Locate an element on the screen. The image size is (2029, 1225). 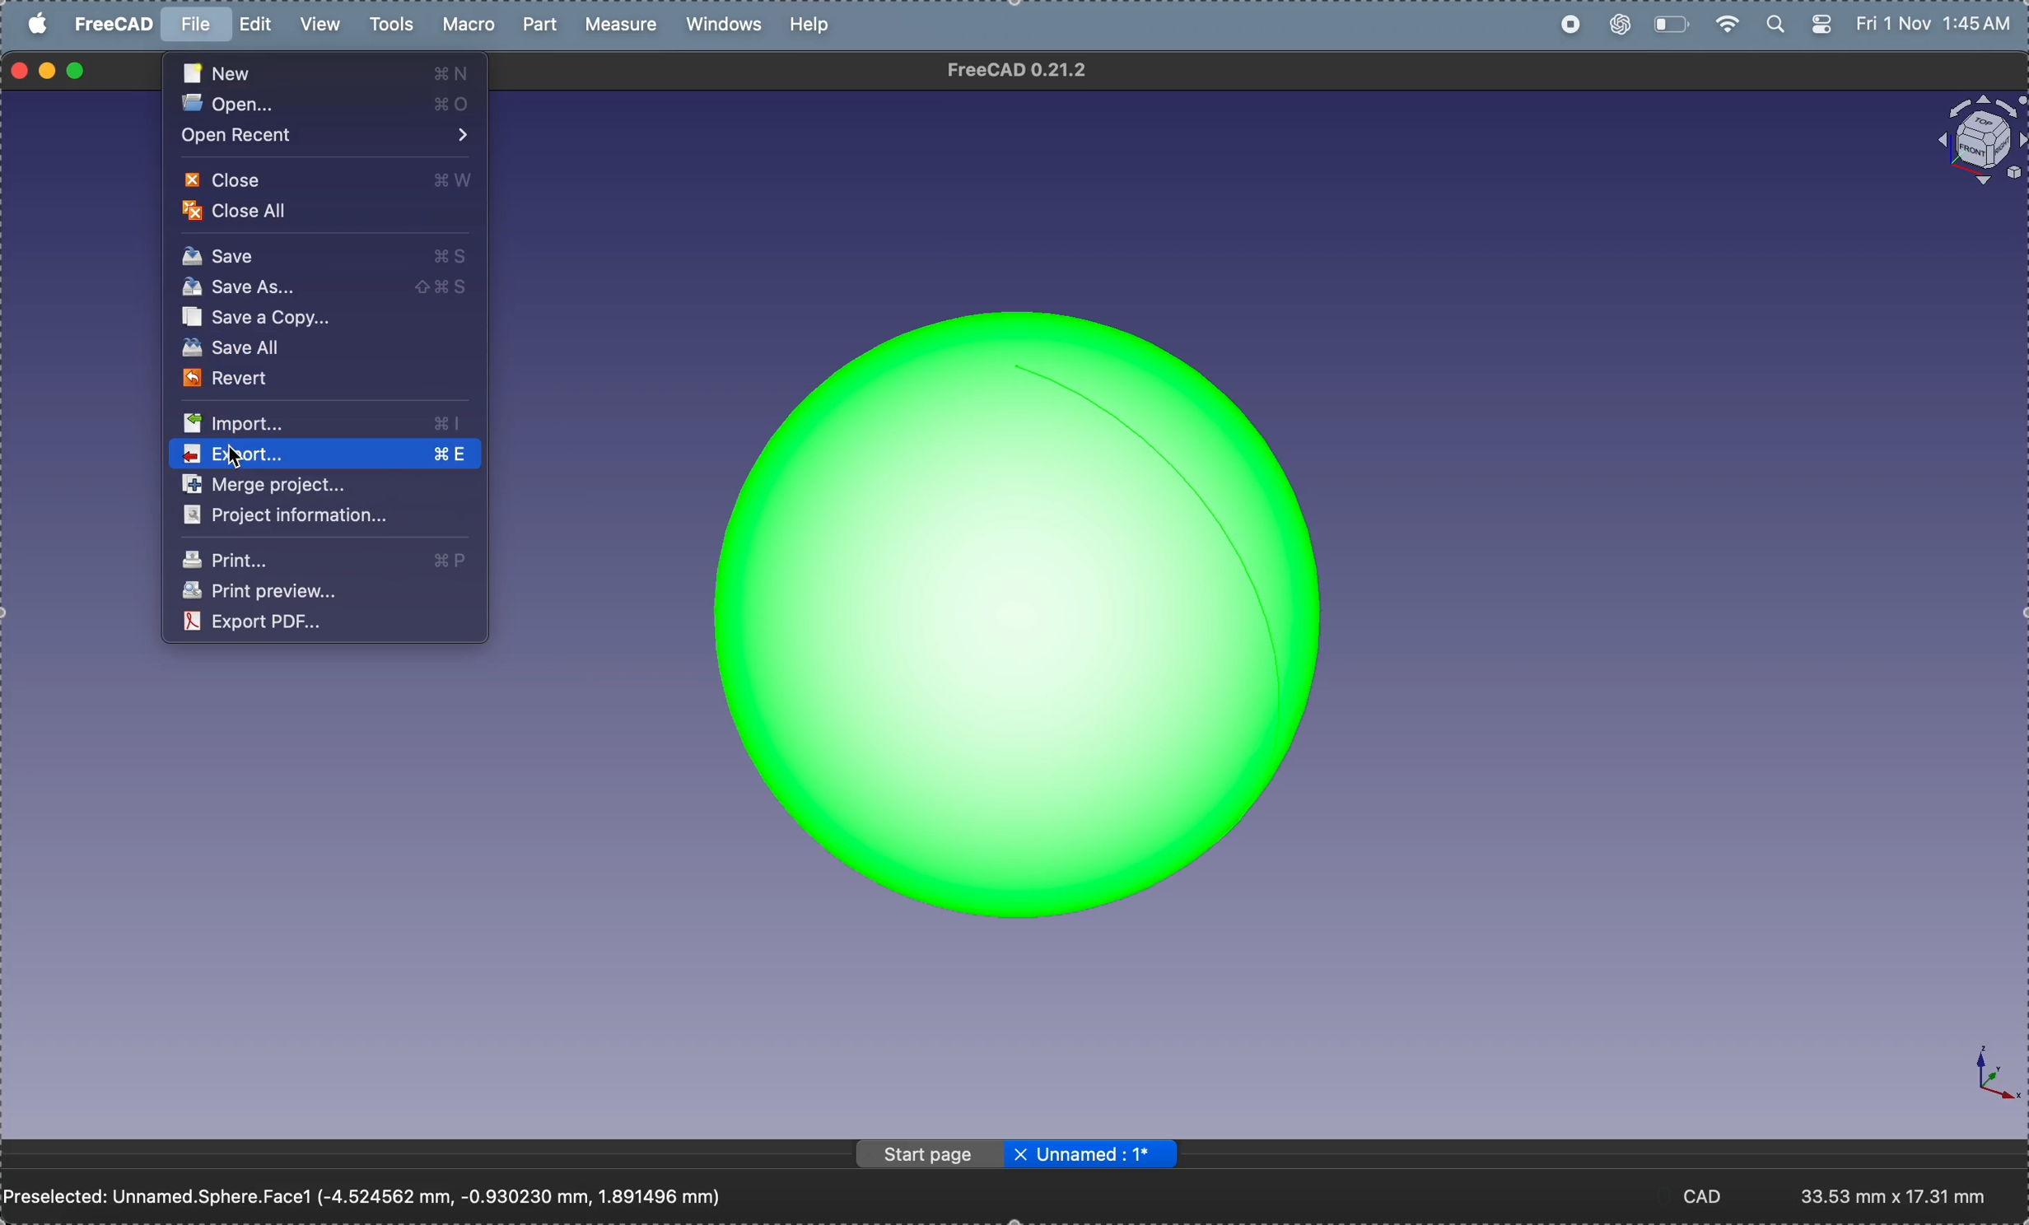
save is located at coordinates (326, 254).